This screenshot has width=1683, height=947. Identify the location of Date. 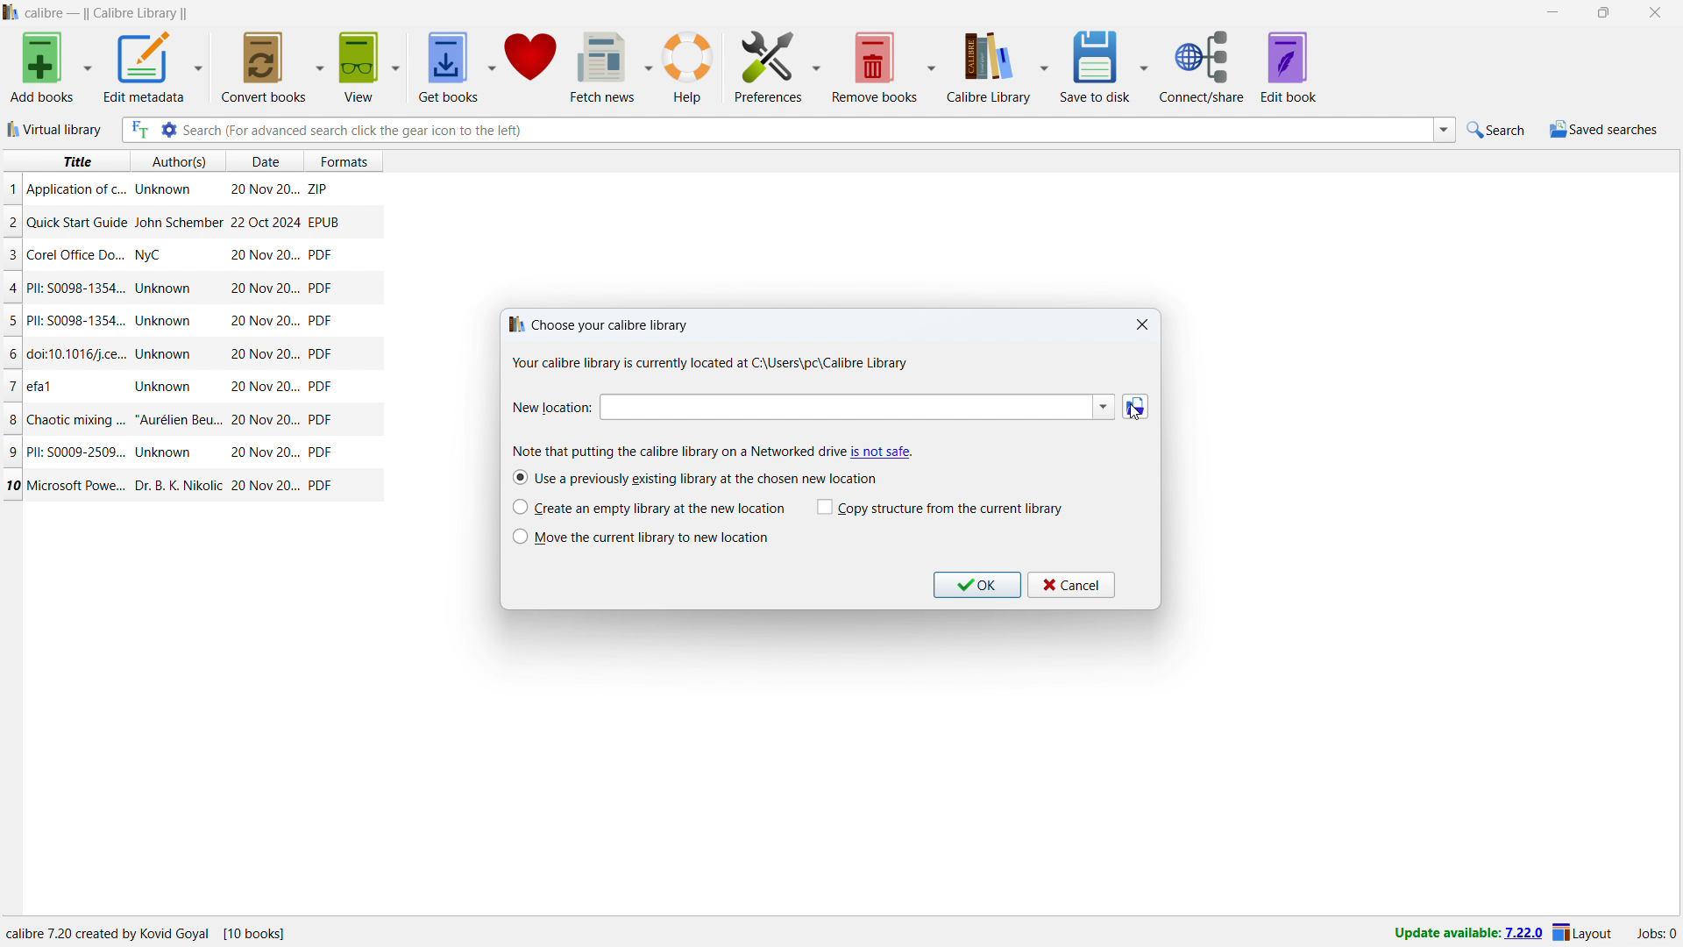
(263, 388).